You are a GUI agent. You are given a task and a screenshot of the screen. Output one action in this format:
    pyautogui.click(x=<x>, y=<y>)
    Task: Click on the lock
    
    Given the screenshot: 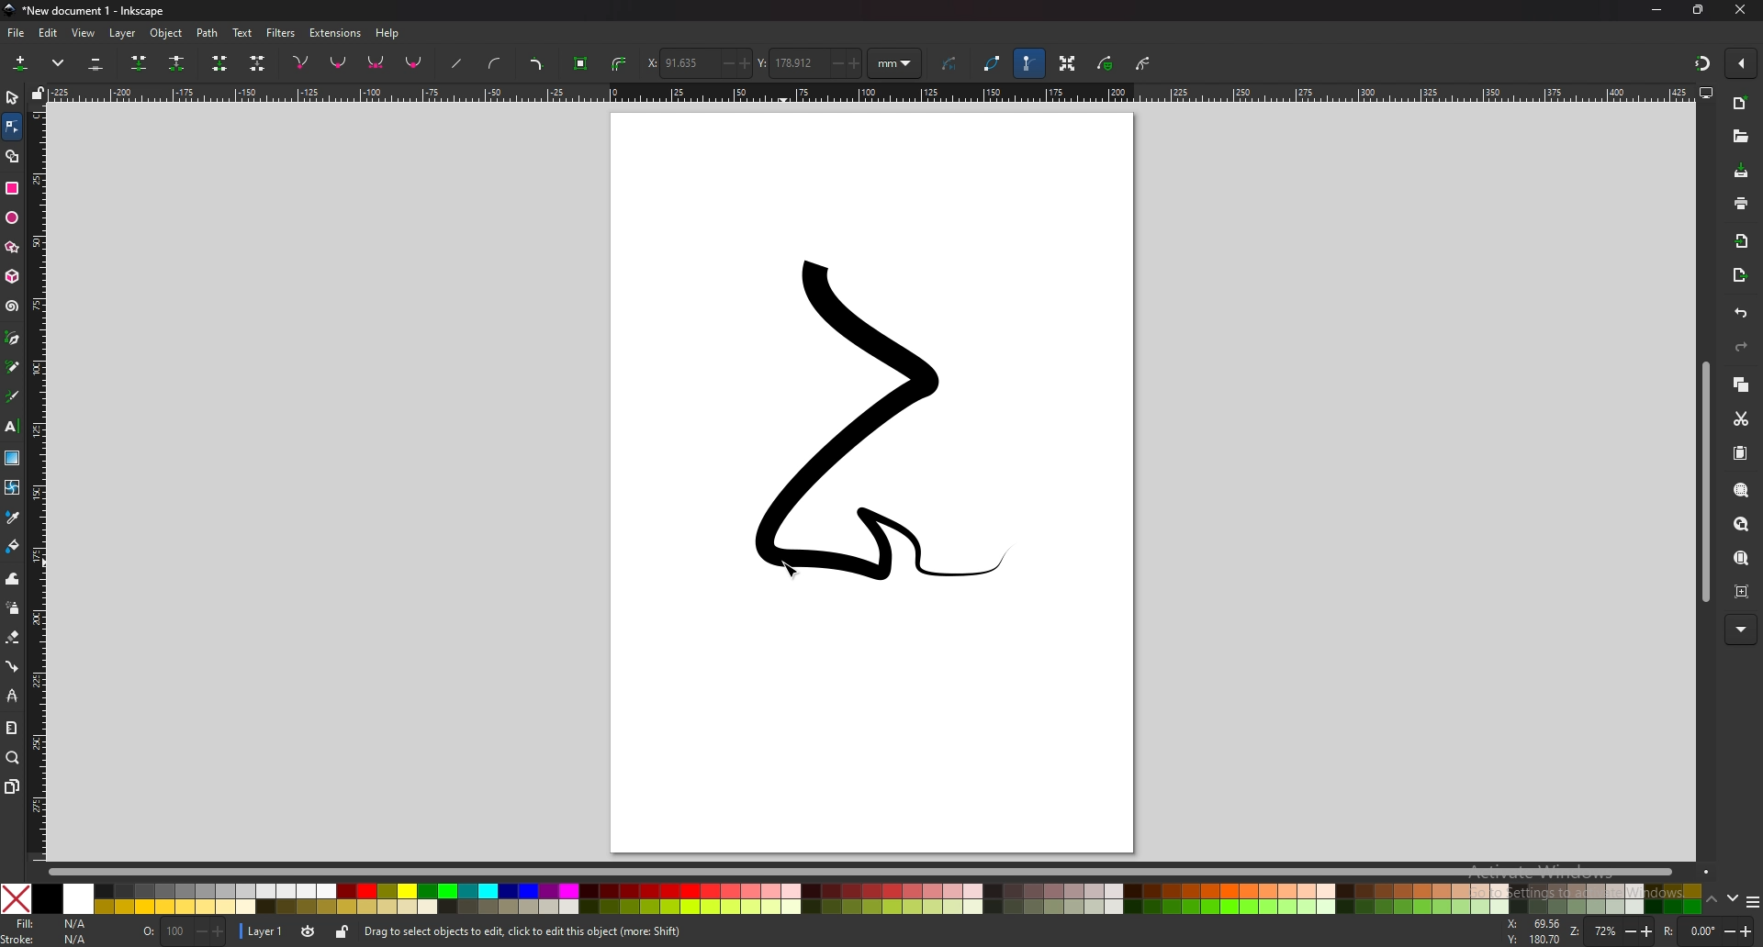 What is the action you would take?
    pyautogui.click(x=341, y=934)
    